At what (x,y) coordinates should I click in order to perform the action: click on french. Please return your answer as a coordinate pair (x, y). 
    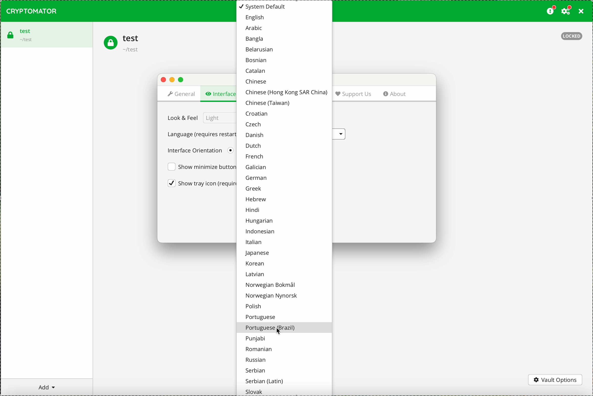
    Looking at the image, I should click on (255, 157).